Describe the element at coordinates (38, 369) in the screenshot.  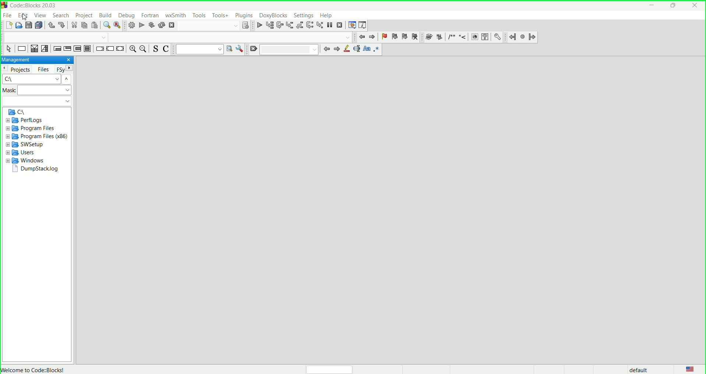
I see `Welcome to Code::Blocks!` at that location.